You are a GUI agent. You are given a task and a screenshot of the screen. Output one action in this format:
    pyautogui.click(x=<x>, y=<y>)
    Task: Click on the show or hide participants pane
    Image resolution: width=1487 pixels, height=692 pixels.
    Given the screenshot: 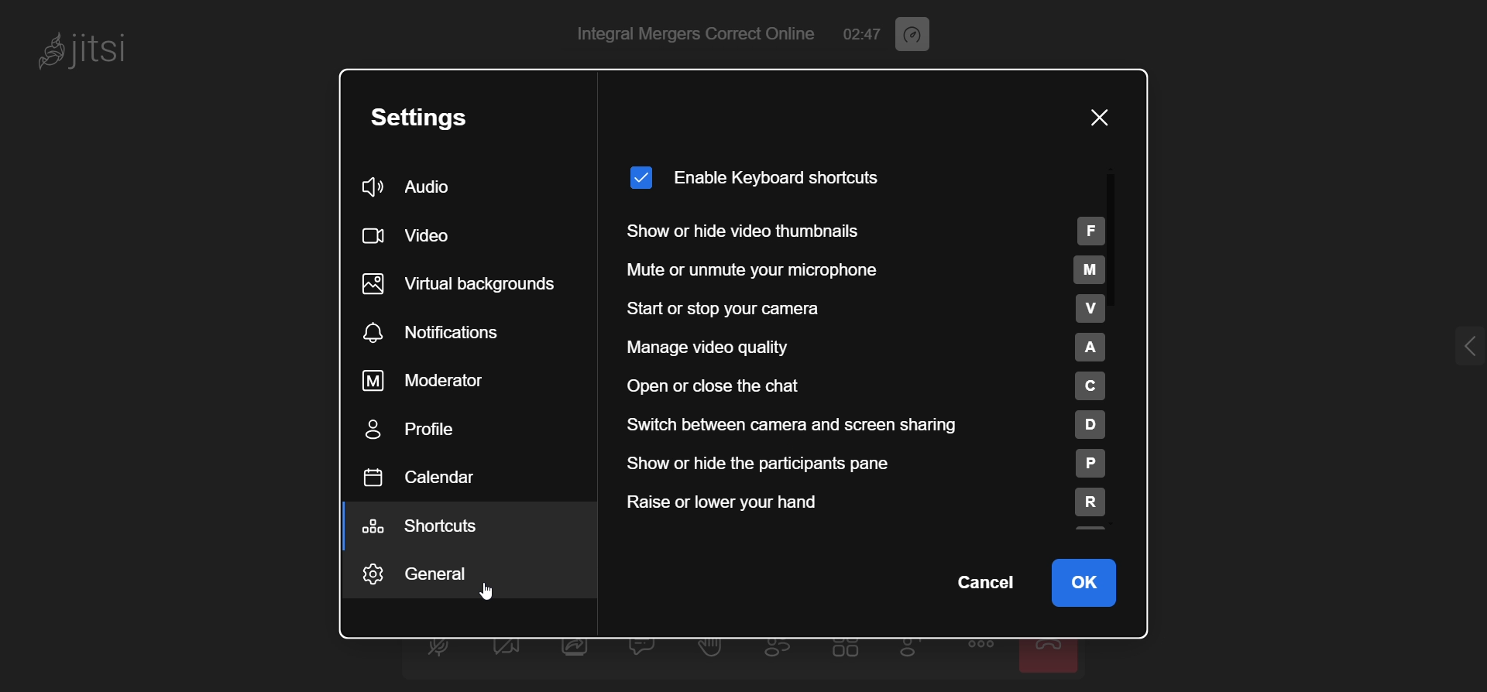 What is the action you would take?
    pyautogui.click(x=867, y=464)
    